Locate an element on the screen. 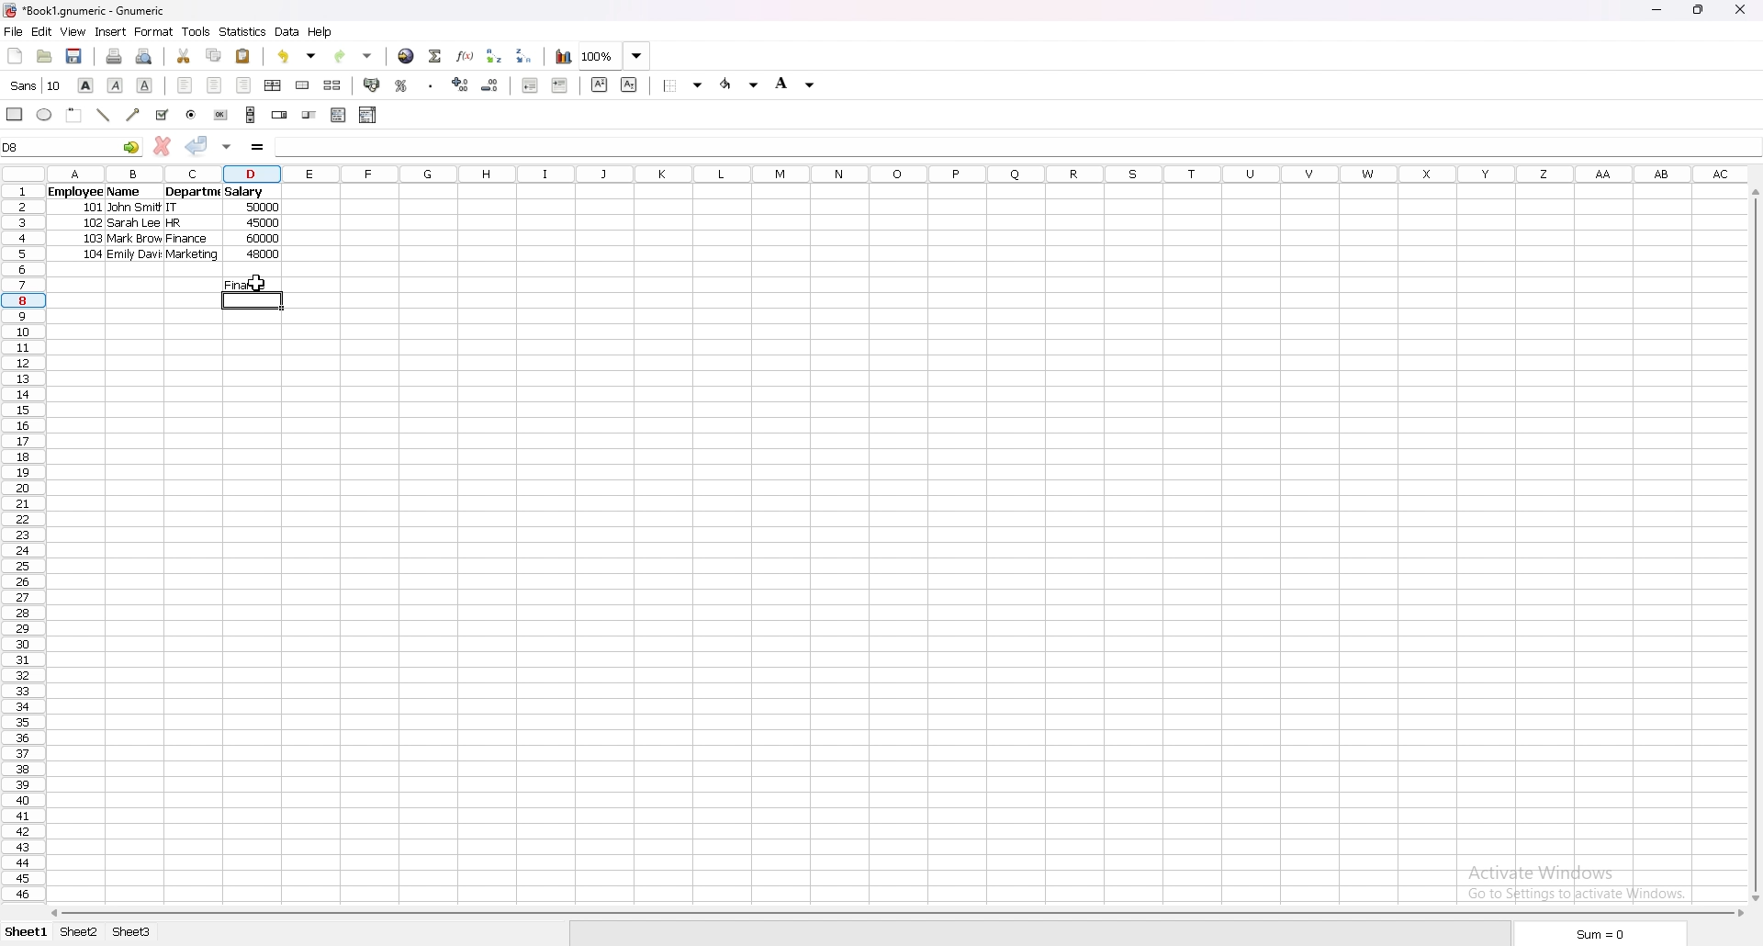 The width and height of the screenshot is (1763, 946). statistics is located at coordinates (242, 32).